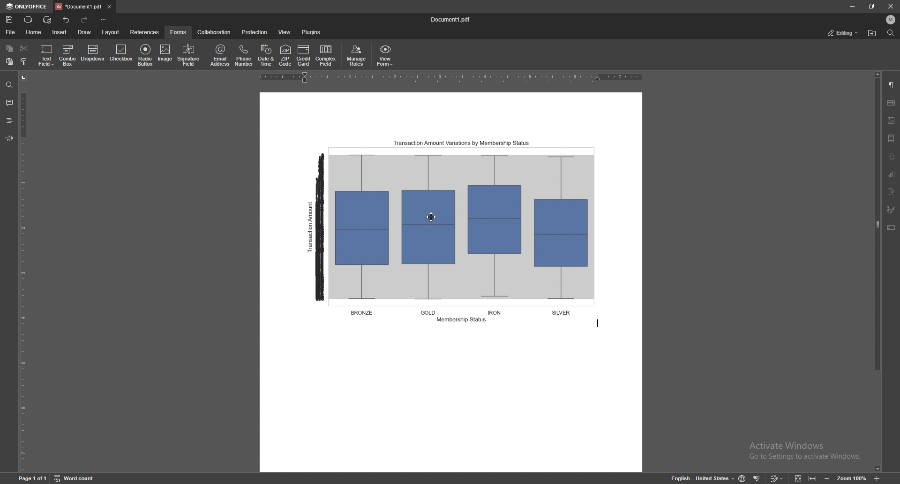 Image resolution: width=900 pixels, height=484 pixels. Describe the element at coordinates (852, 477) in the screenshot. I see `zoom` at that location.